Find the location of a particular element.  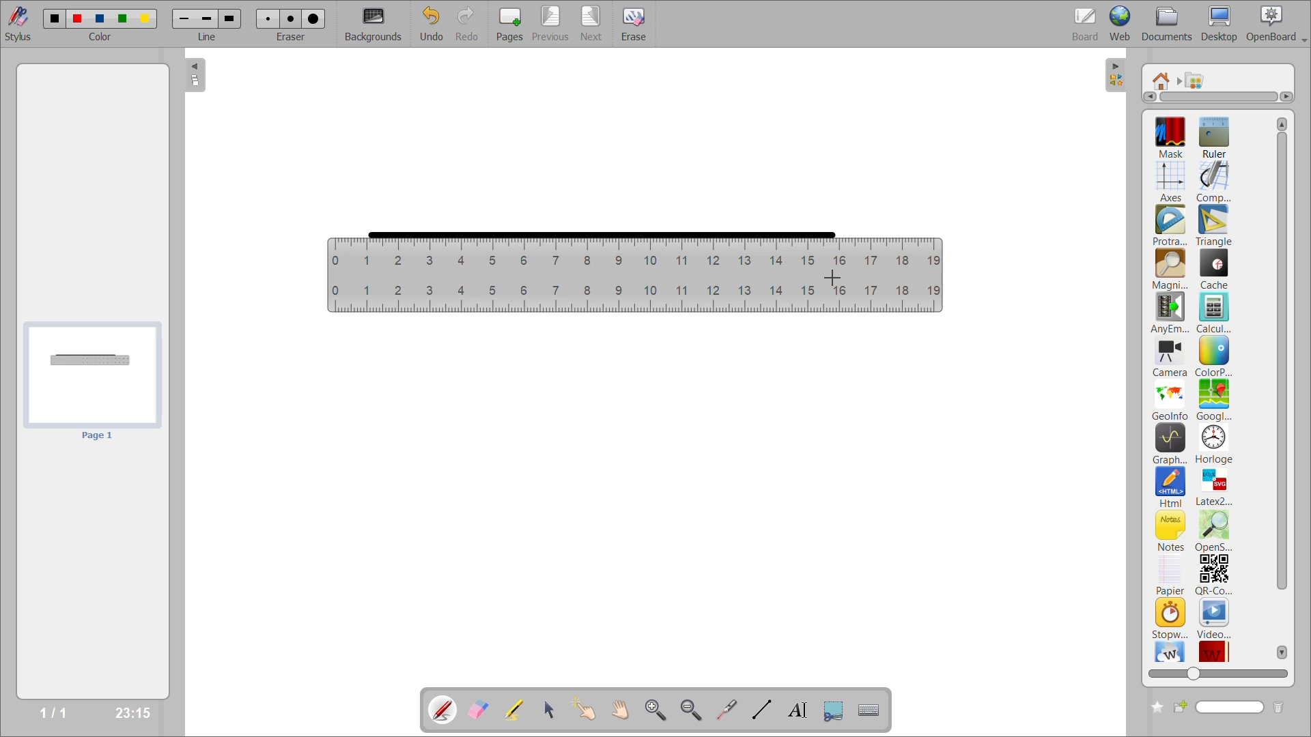

papier is located at coordinates (1170, 575).